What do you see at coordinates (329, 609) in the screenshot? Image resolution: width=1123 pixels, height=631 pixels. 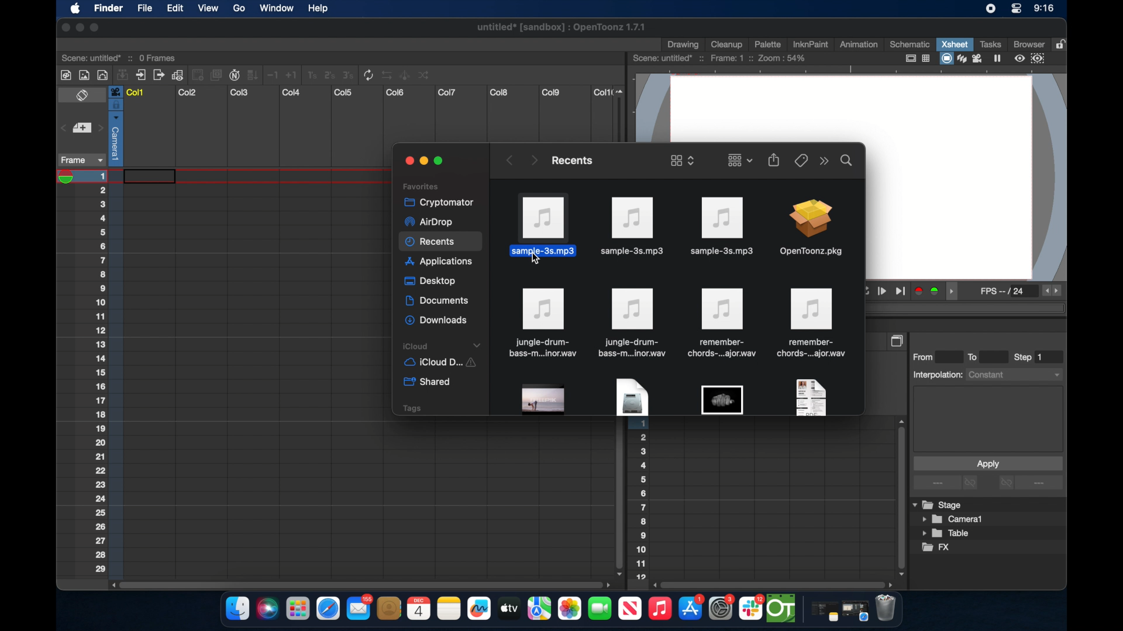 I see `safari` at bounding box center [329, 609].